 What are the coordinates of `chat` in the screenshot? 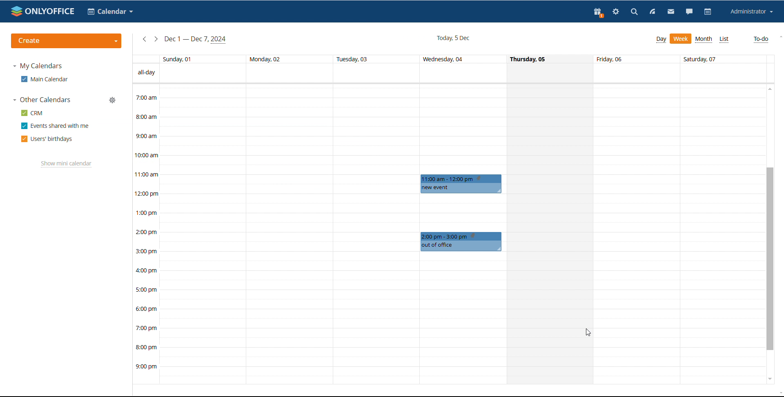 It's located at (689, 13).